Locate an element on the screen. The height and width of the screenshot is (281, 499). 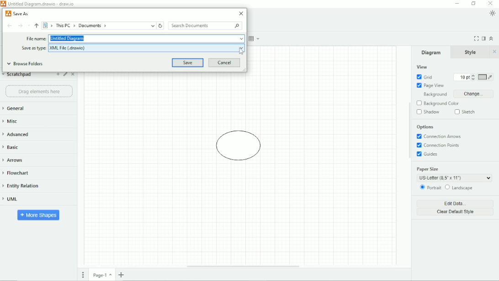
Background is located at coordinates (435, 94).